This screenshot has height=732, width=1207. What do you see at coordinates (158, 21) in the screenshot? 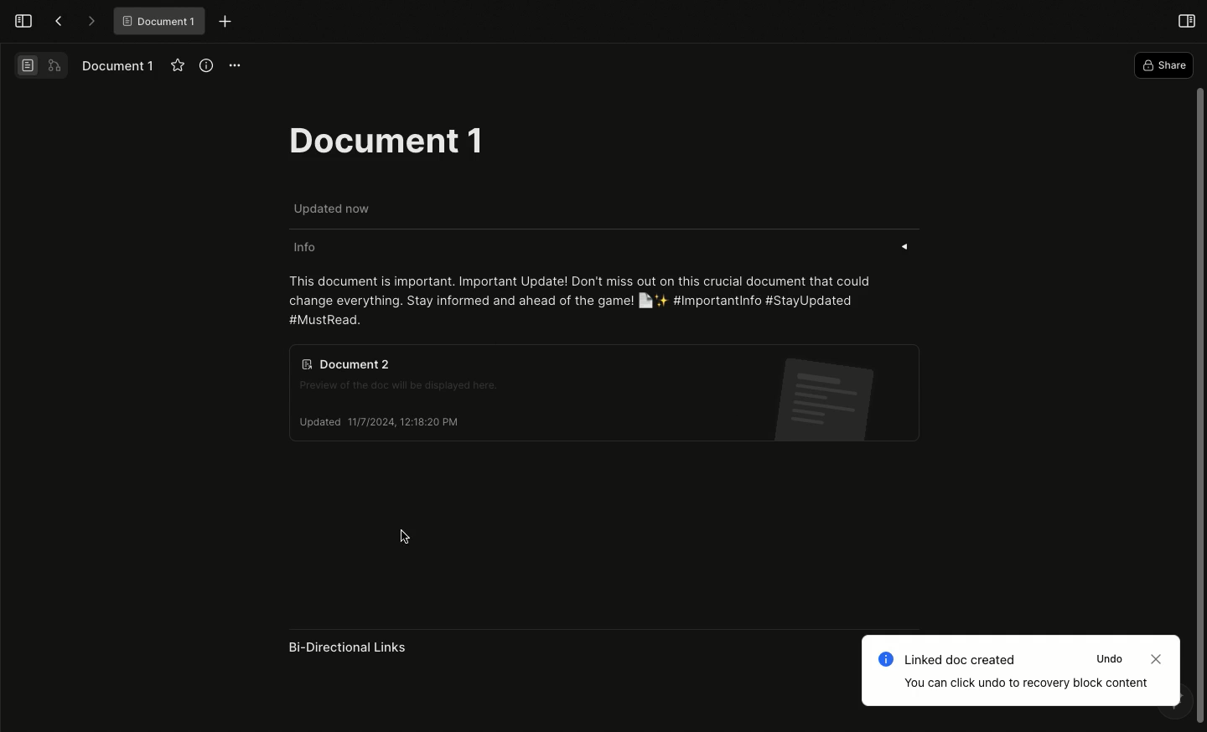
I see `® Document 1` at bounding box center [158, 21].